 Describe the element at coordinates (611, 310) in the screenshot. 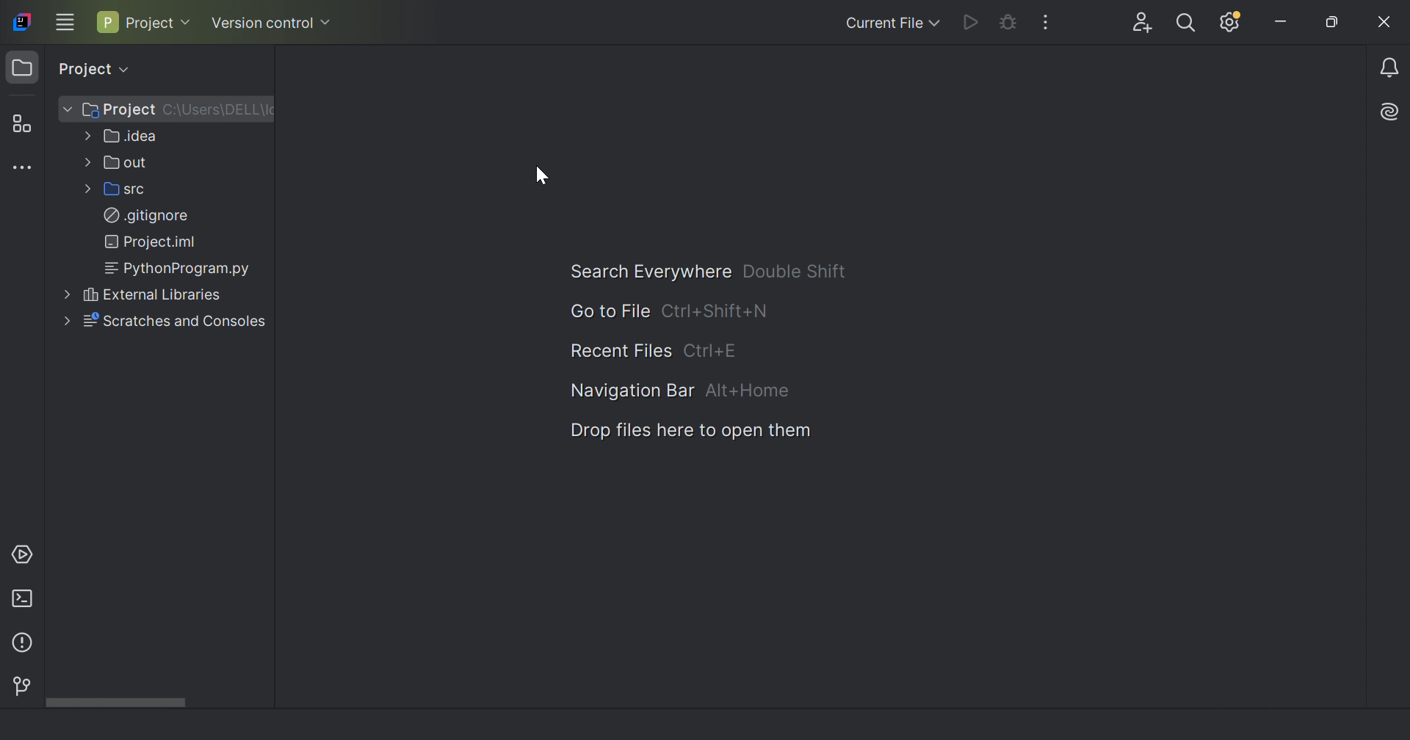

I see `Go to file` at that location.